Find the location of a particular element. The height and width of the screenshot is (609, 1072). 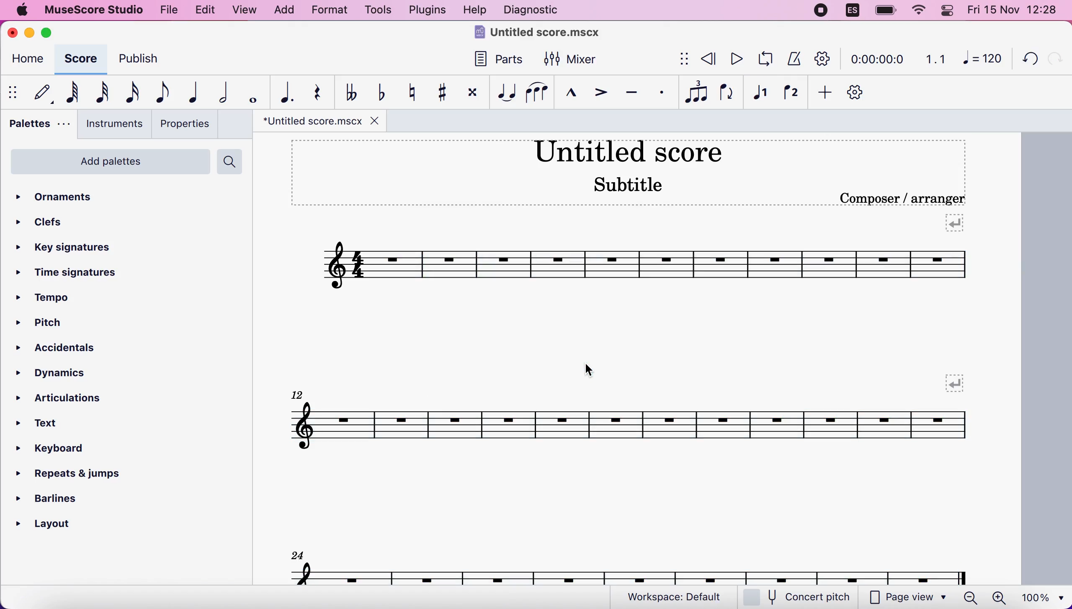

breaks is located at coordinates (953, 222).